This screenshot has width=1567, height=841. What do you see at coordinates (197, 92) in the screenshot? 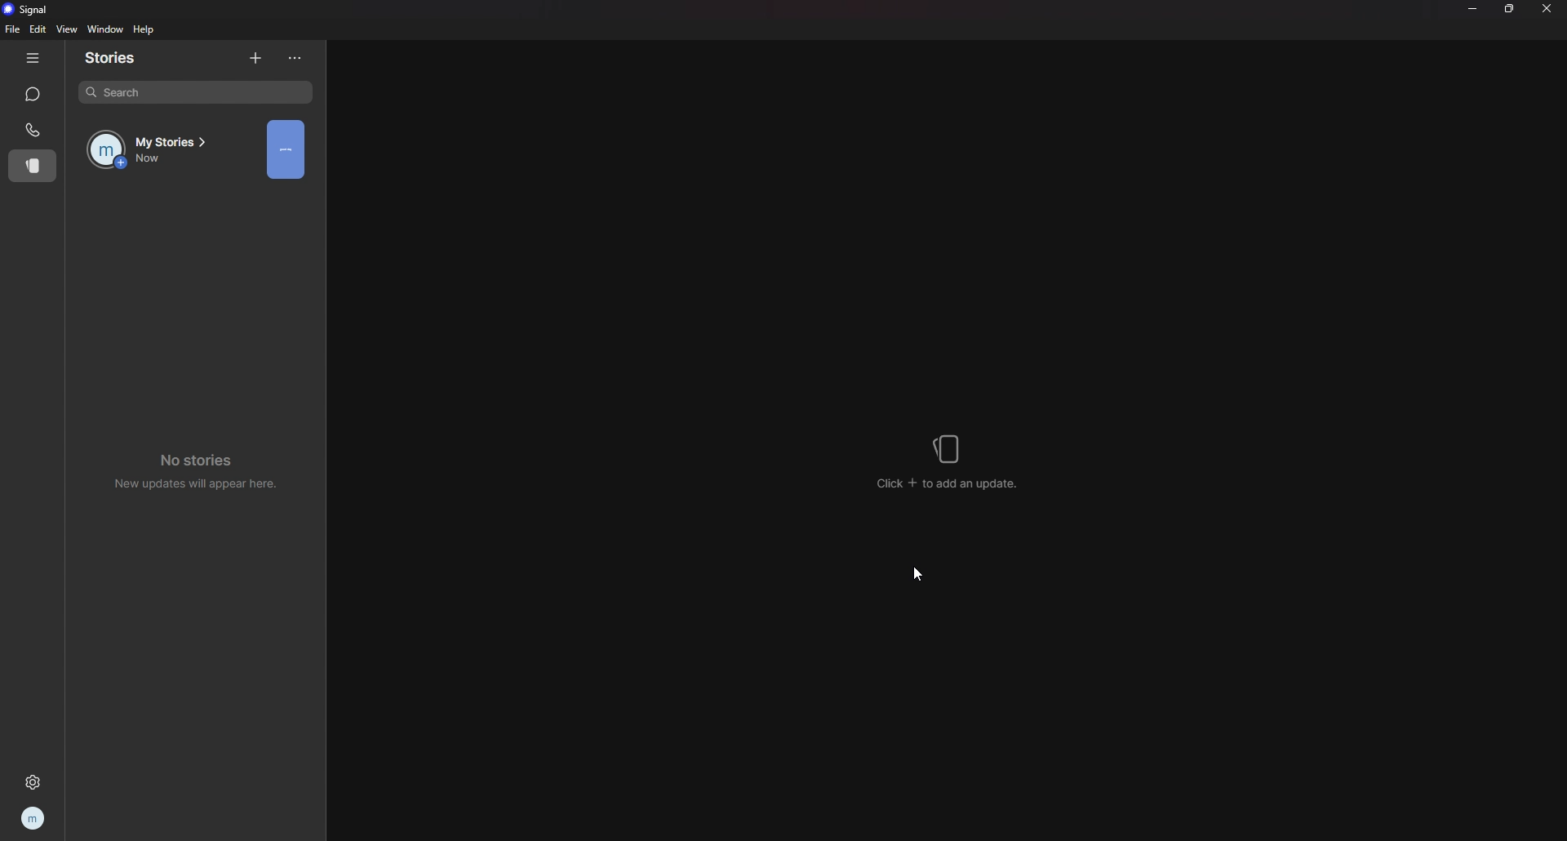
I see `search` at bounding box center [197, 92].